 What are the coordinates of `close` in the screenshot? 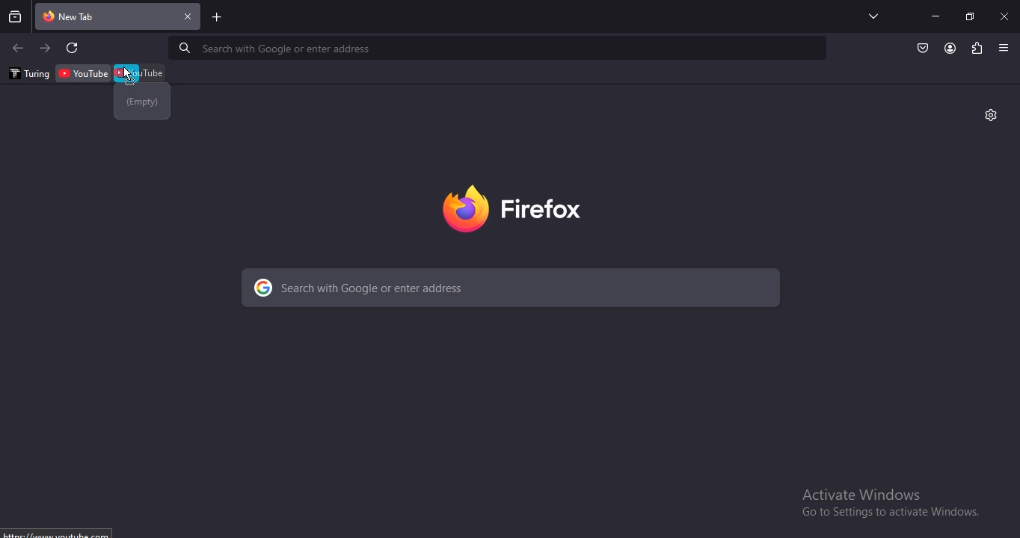 It's located at (1006, 16).